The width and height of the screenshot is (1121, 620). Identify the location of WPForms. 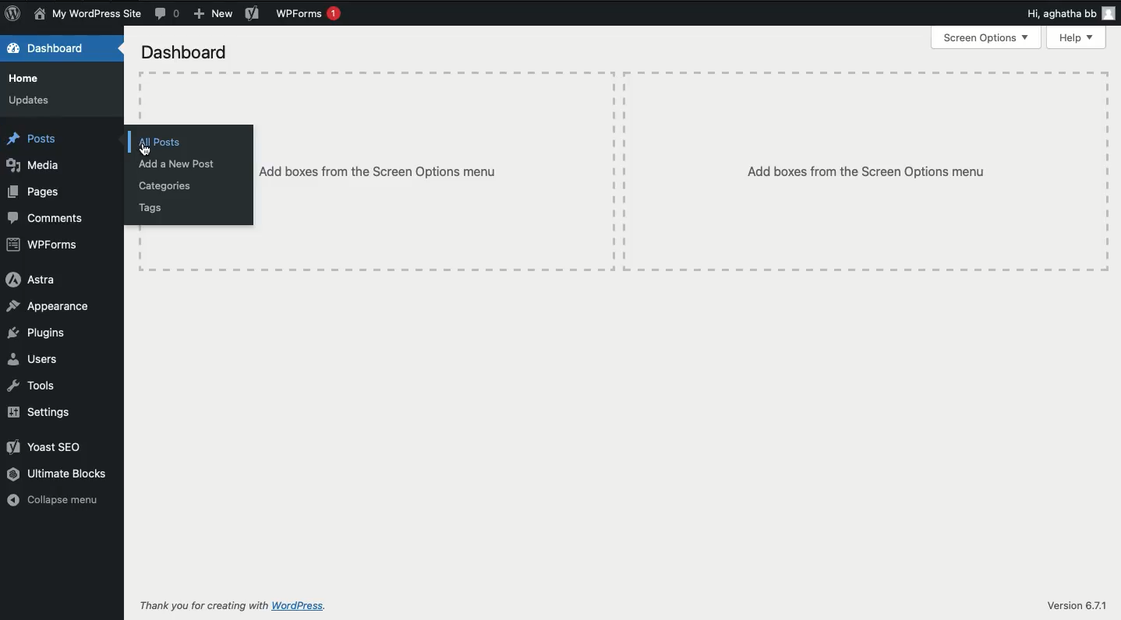
(45, 245).